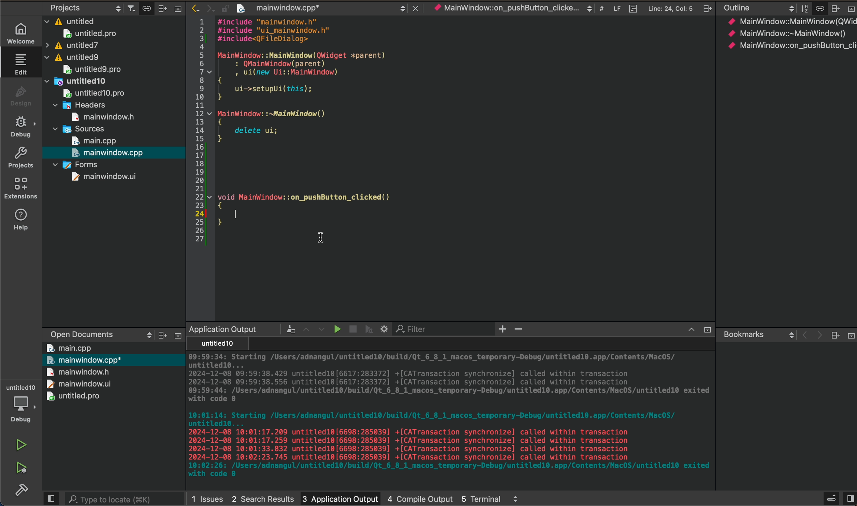  Describe the element at coordinates (802, 336) in the screenshot. I see `back` at that location.